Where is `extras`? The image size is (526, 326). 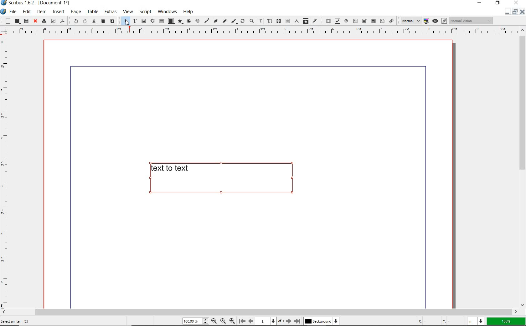
extras is located at coordinates (110, 12).